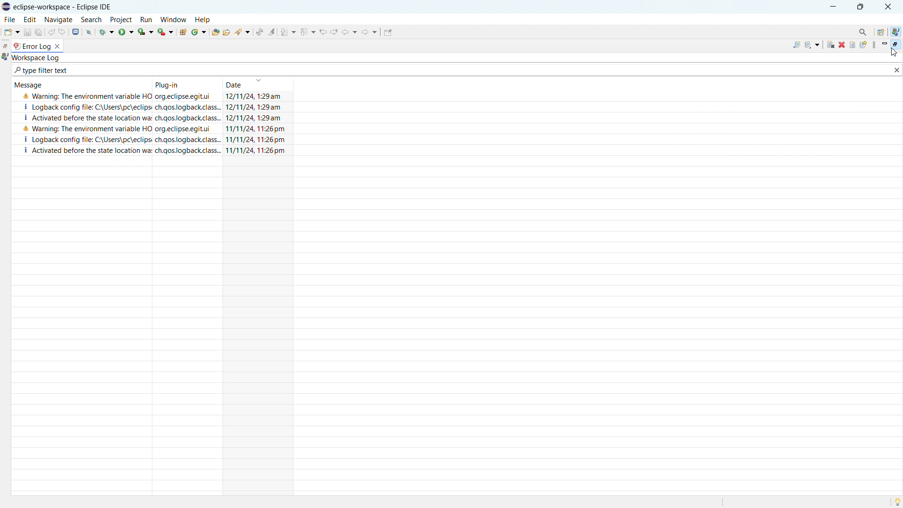 The width and height of the screenshot is (903, 508). Describe the element at coordinates (85, 117) in the screenshot. I see `i Activated before the state location wa` at that location.